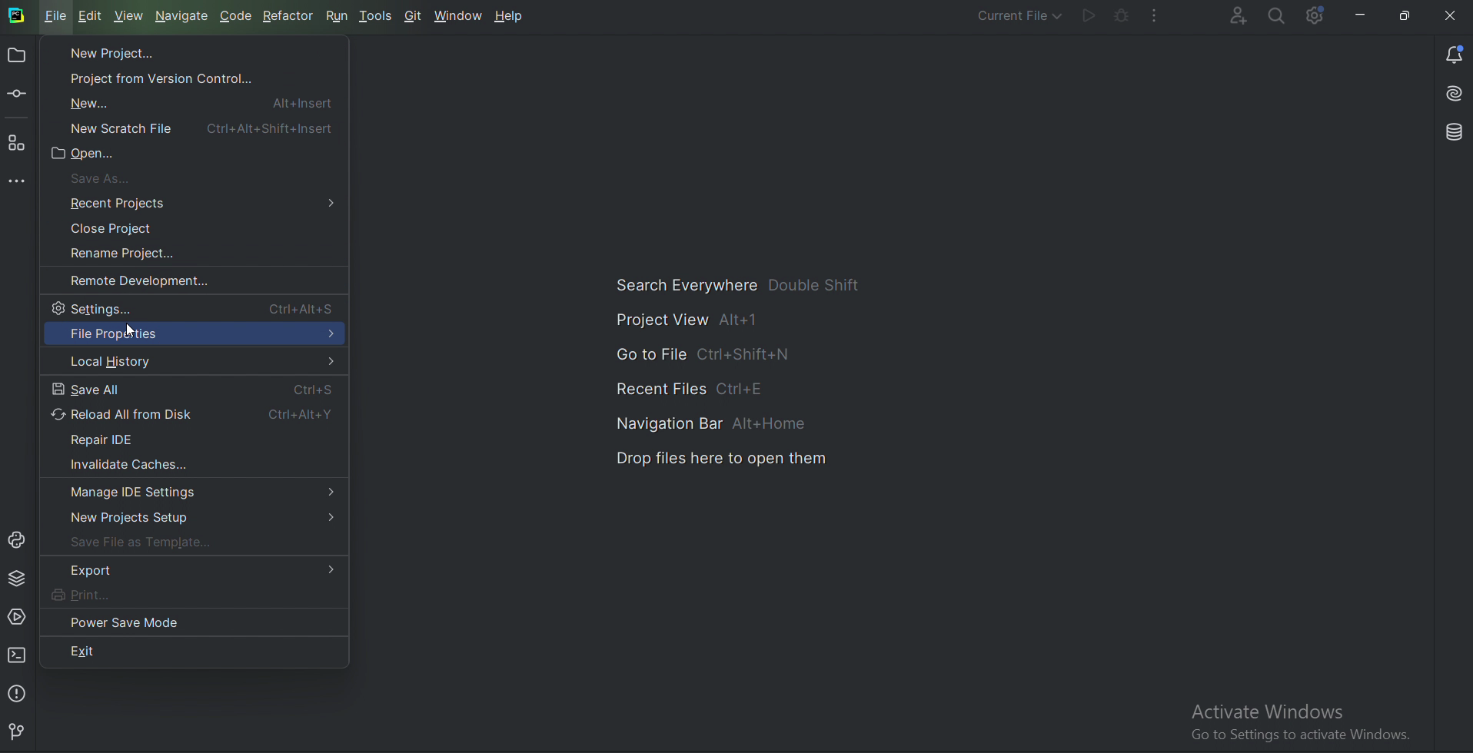  I want to click on Tools, so click(378, 15).